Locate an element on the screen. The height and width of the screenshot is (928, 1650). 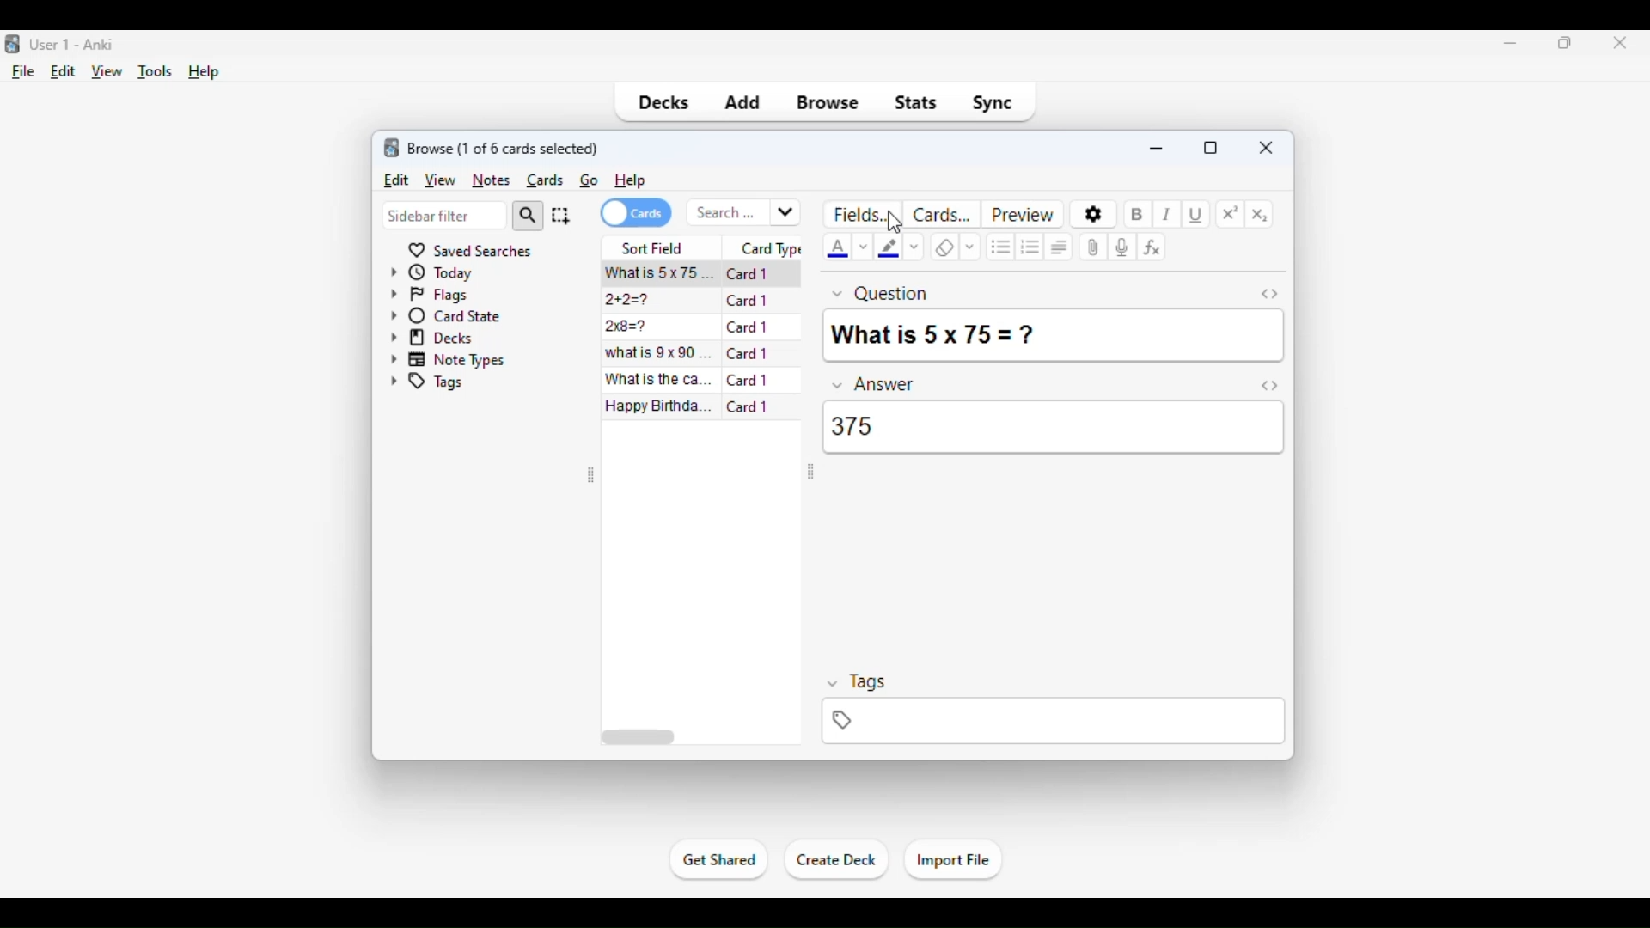
card 1 is located at coordinates (748, 300).